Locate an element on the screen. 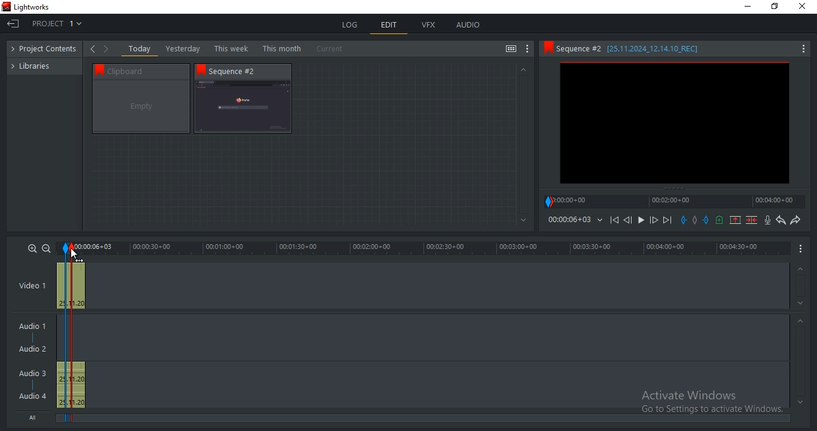  log is located at coordinates (351, 24).